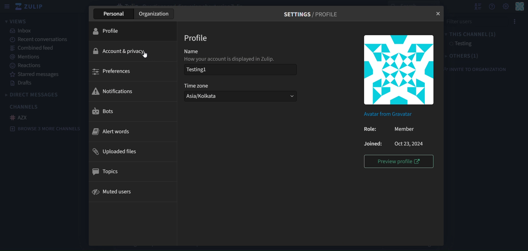 The height and width of the screenshot is (251, 528). I want to click on notifications, so click(114, 91).